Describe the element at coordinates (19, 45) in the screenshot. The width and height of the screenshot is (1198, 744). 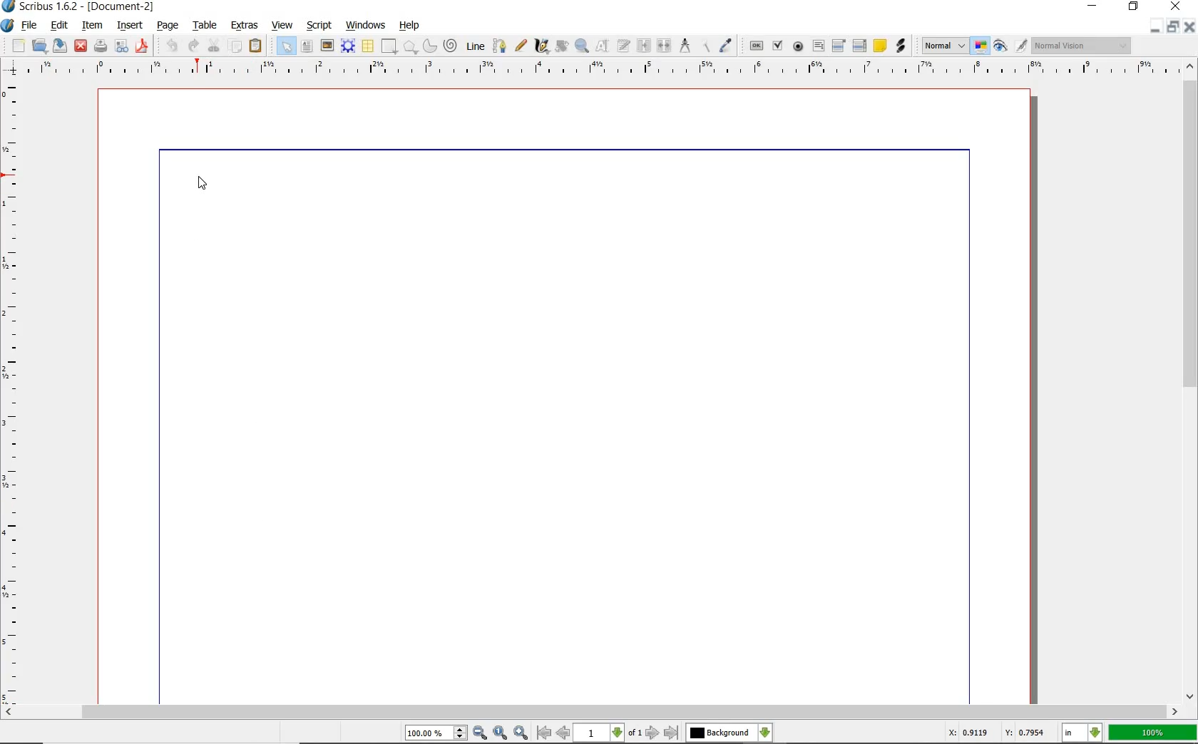
I see `new` at that location.